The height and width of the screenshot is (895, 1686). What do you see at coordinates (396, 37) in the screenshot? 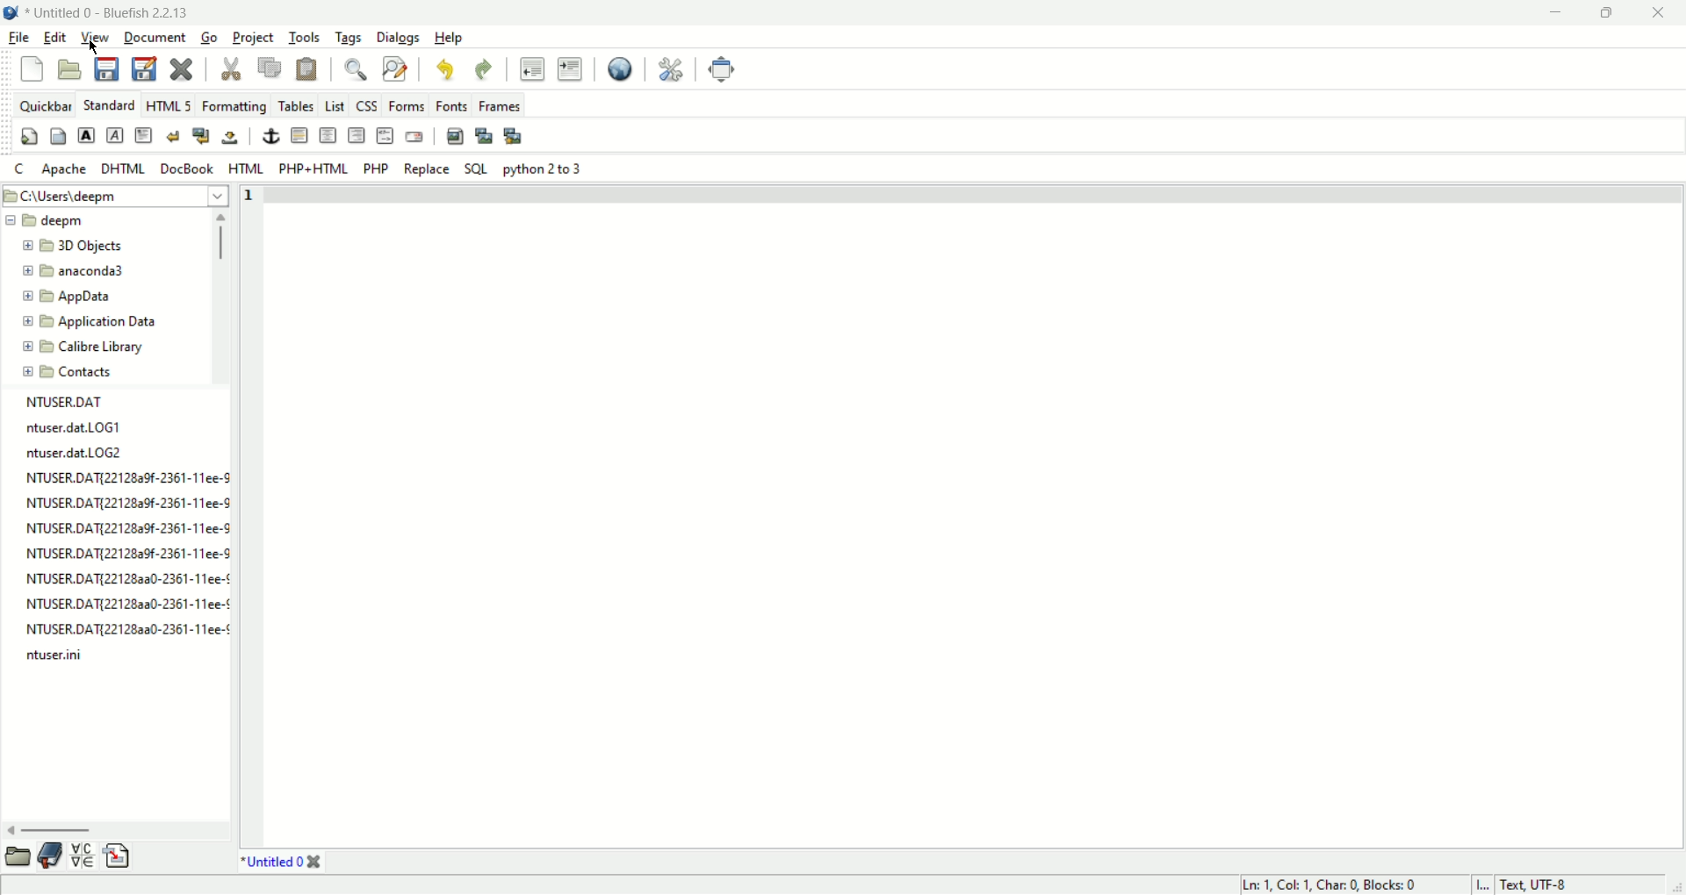
I see `dialogs` at bounding box center [396, 37].